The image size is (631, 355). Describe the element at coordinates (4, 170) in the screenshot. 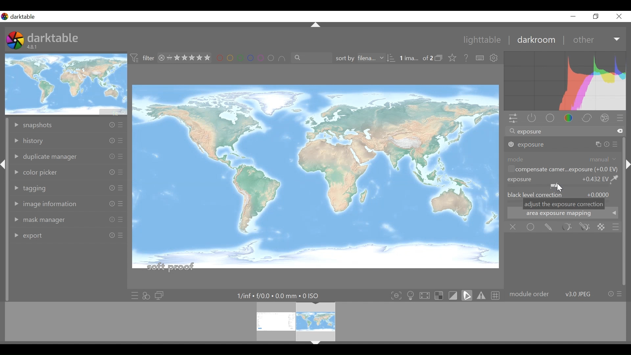

I see `` at that location.